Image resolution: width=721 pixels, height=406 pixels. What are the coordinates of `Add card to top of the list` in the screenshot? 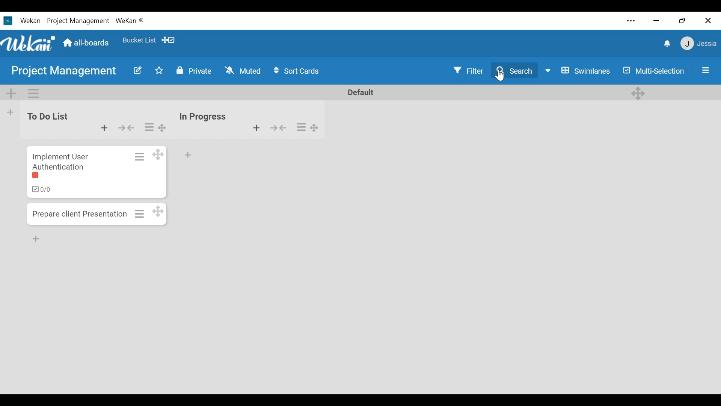 It's located at (103, 126).